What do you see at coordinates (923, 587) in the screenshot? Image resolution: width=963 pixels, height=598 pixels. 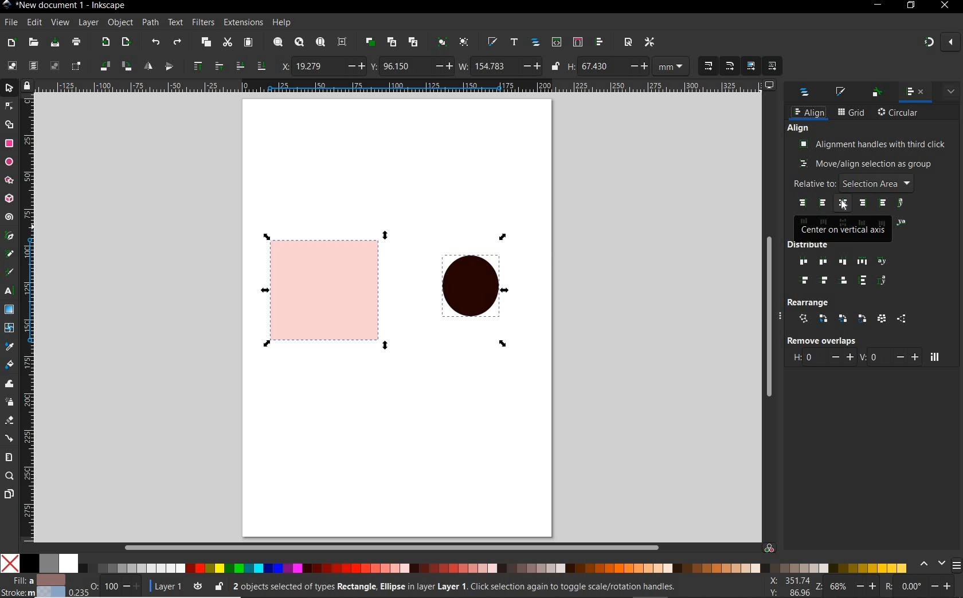 I see `rotate` at bounding box center [923, 587].